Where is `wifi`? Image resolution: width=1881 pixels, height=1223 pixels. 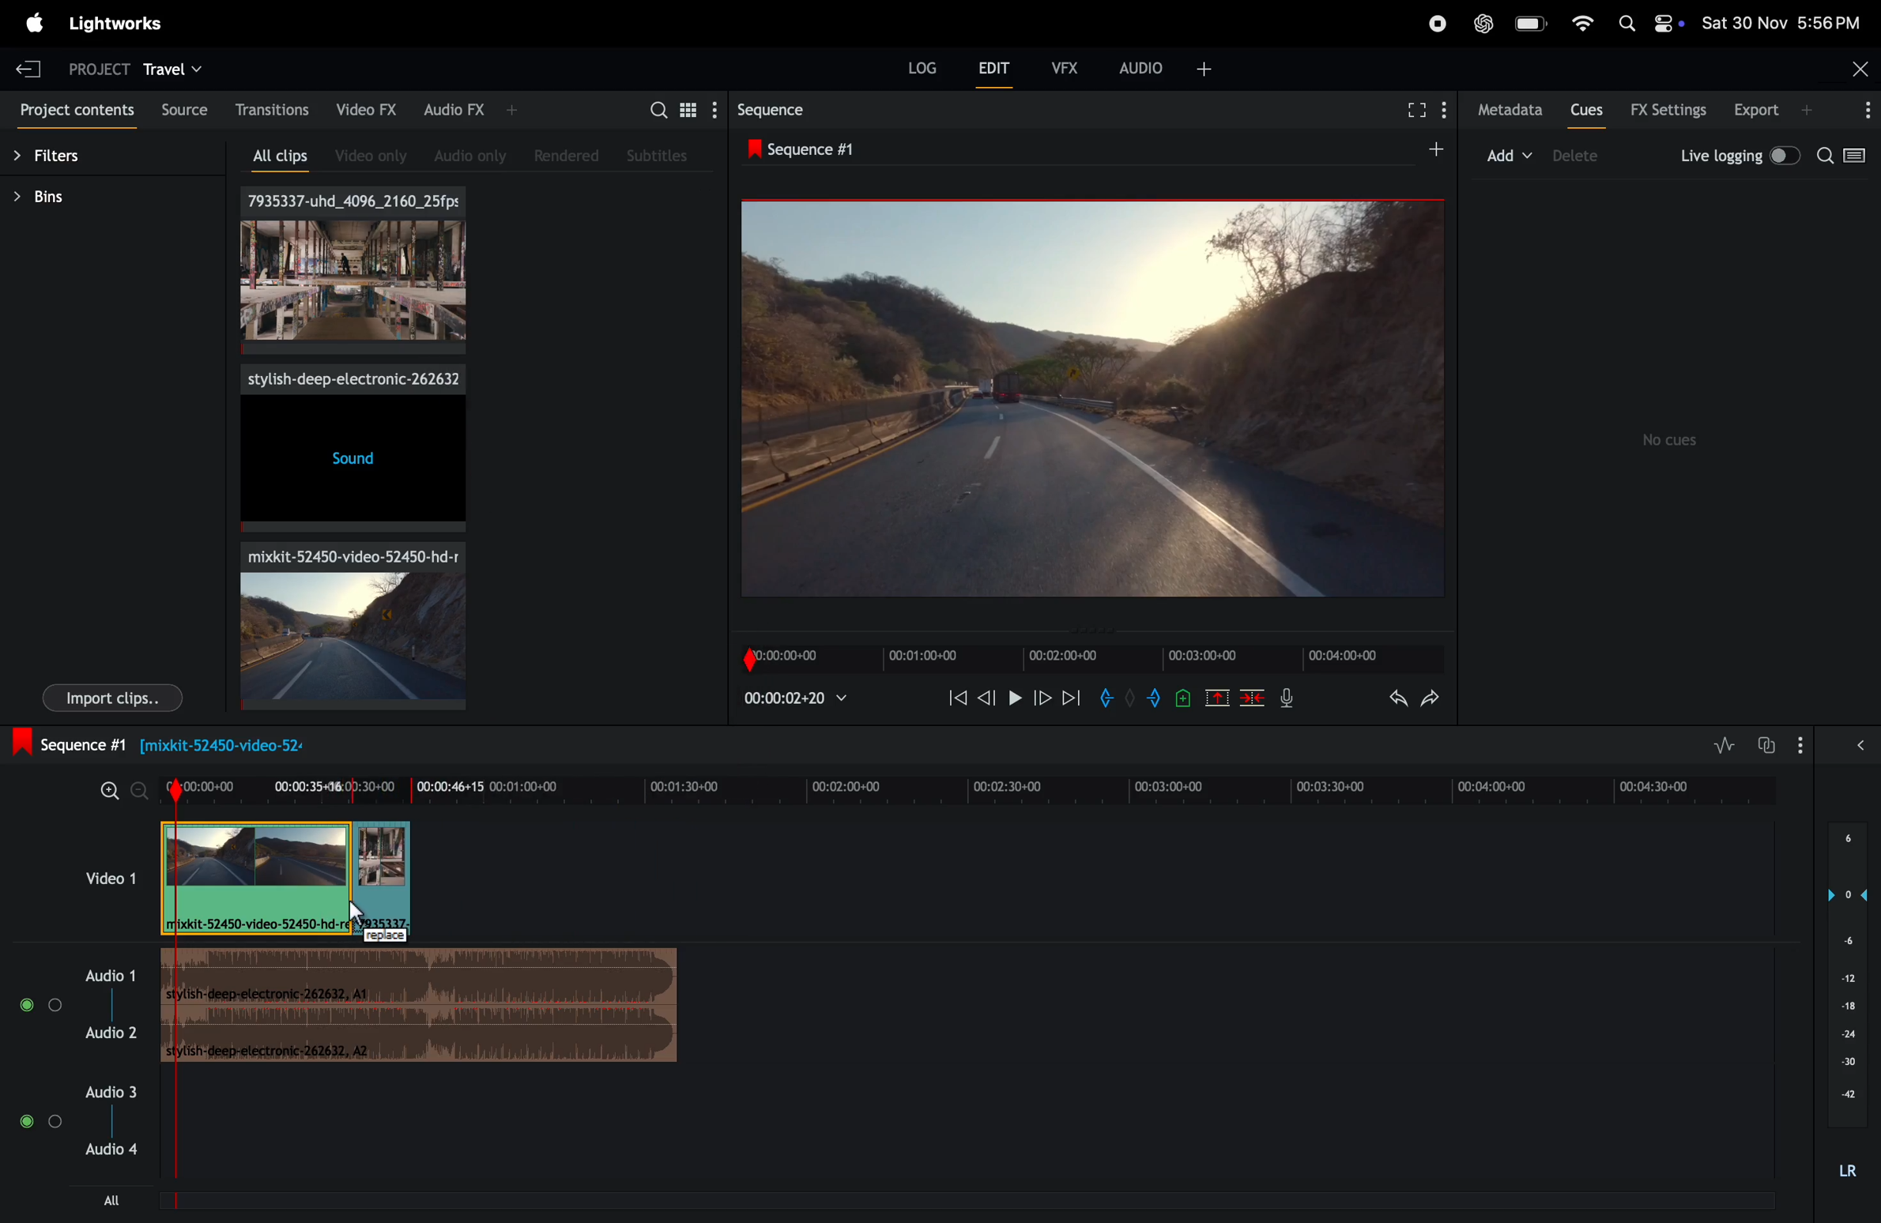
wifi is located at coordinates (1579, 21).